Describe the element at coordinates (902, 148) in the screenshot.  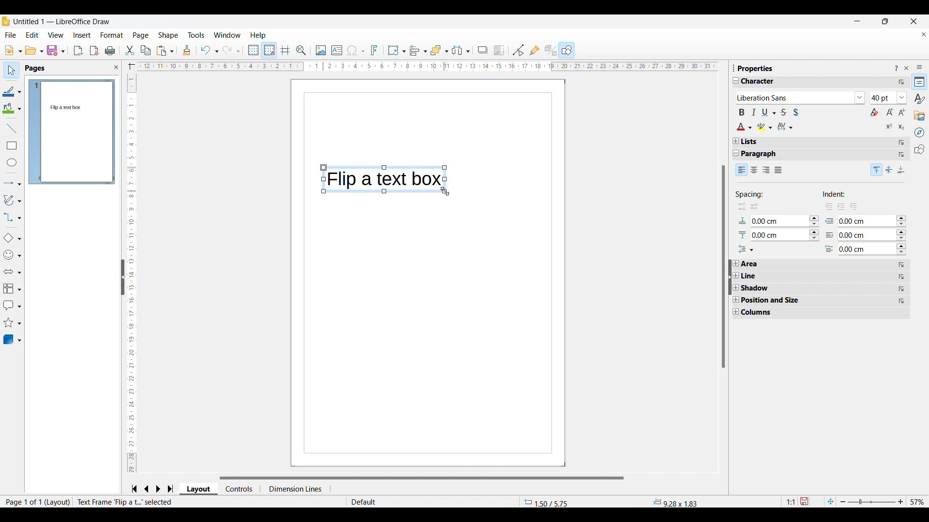
I see `More options for respective sub-title` at that location.